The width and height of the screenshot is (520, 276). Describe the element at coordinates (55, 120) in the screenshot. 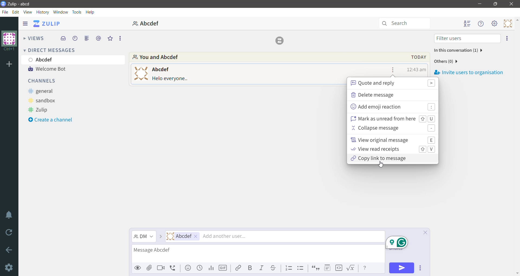

I see `Create a channel` at that location.